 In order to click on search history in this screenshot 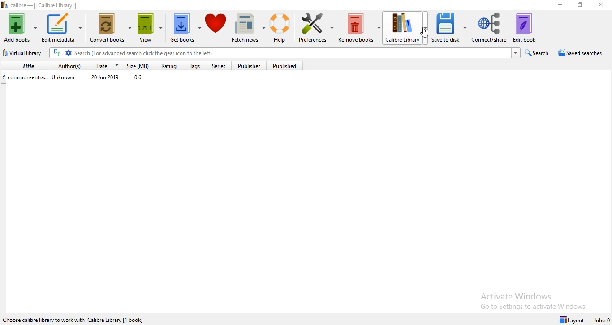, I will do `click(516, 53)`.